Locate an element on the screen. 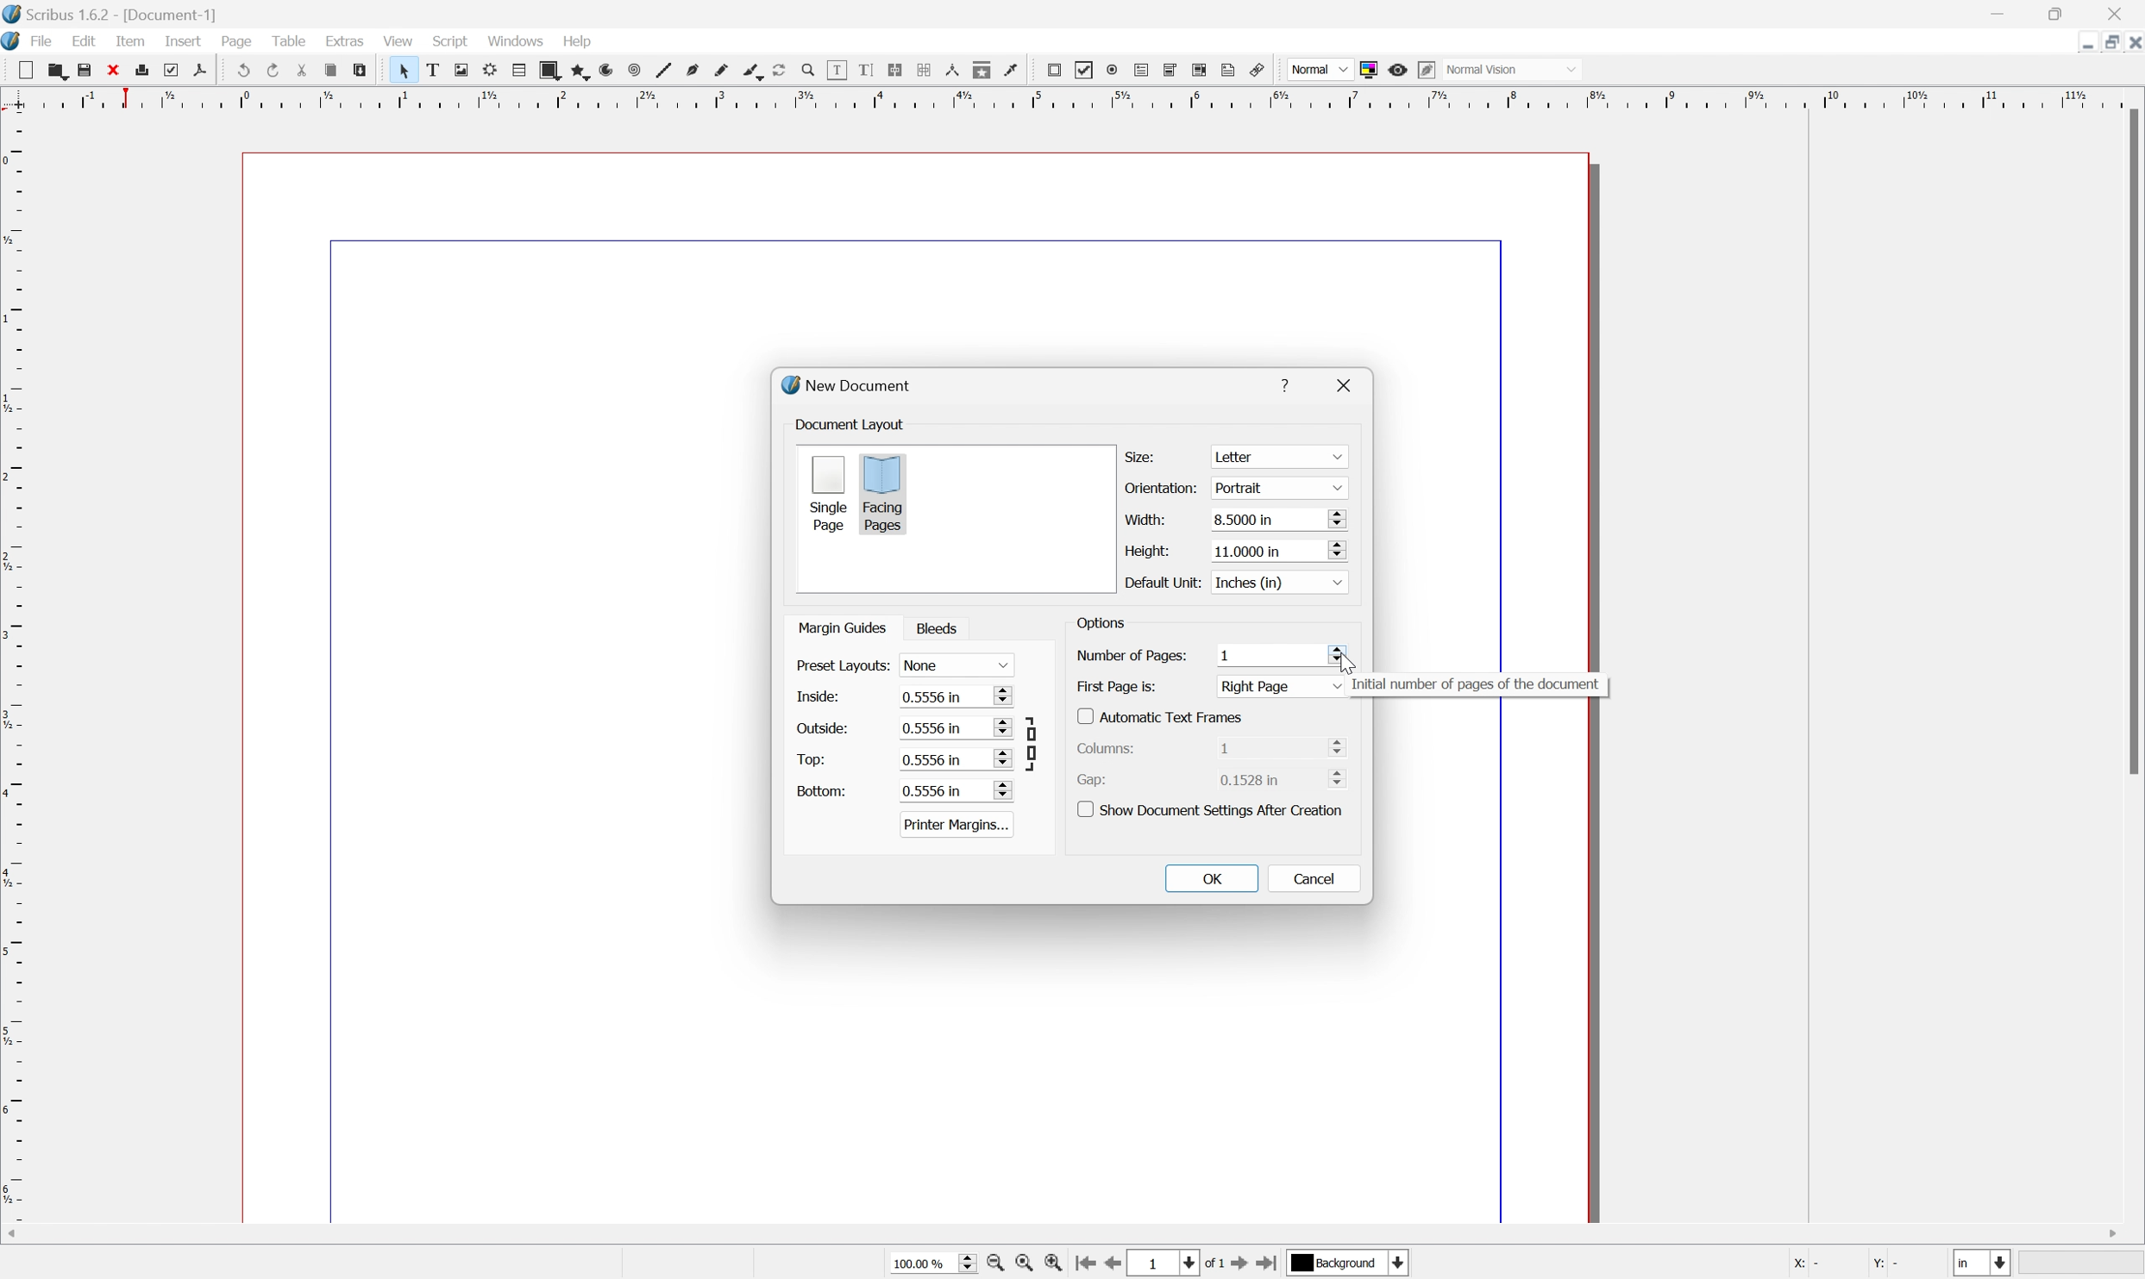  Edit in preview mode is located at coordinates (1431, 70).